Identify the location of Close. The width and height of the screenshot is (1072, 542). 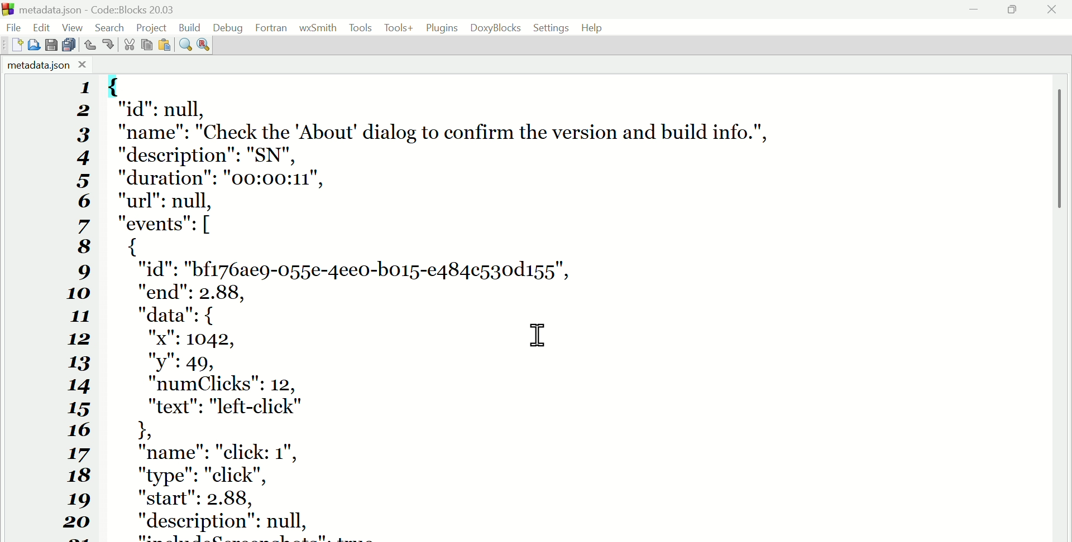
(1052, 10).